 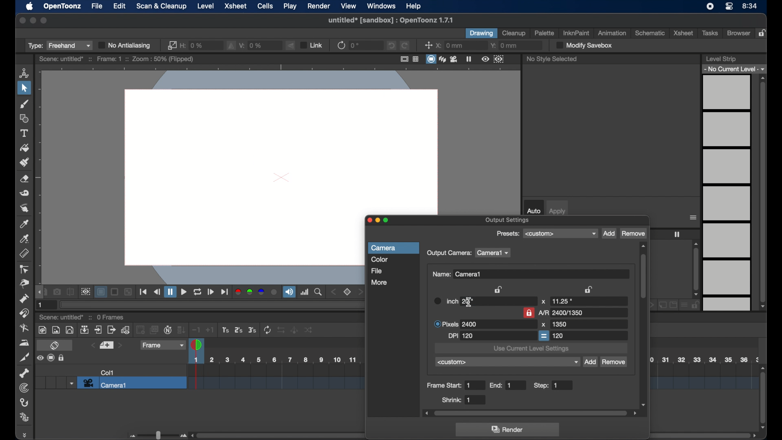 What do you see at coordinates (211, 330) in the screenshot?
I see `` at bounding box center [211, 330].